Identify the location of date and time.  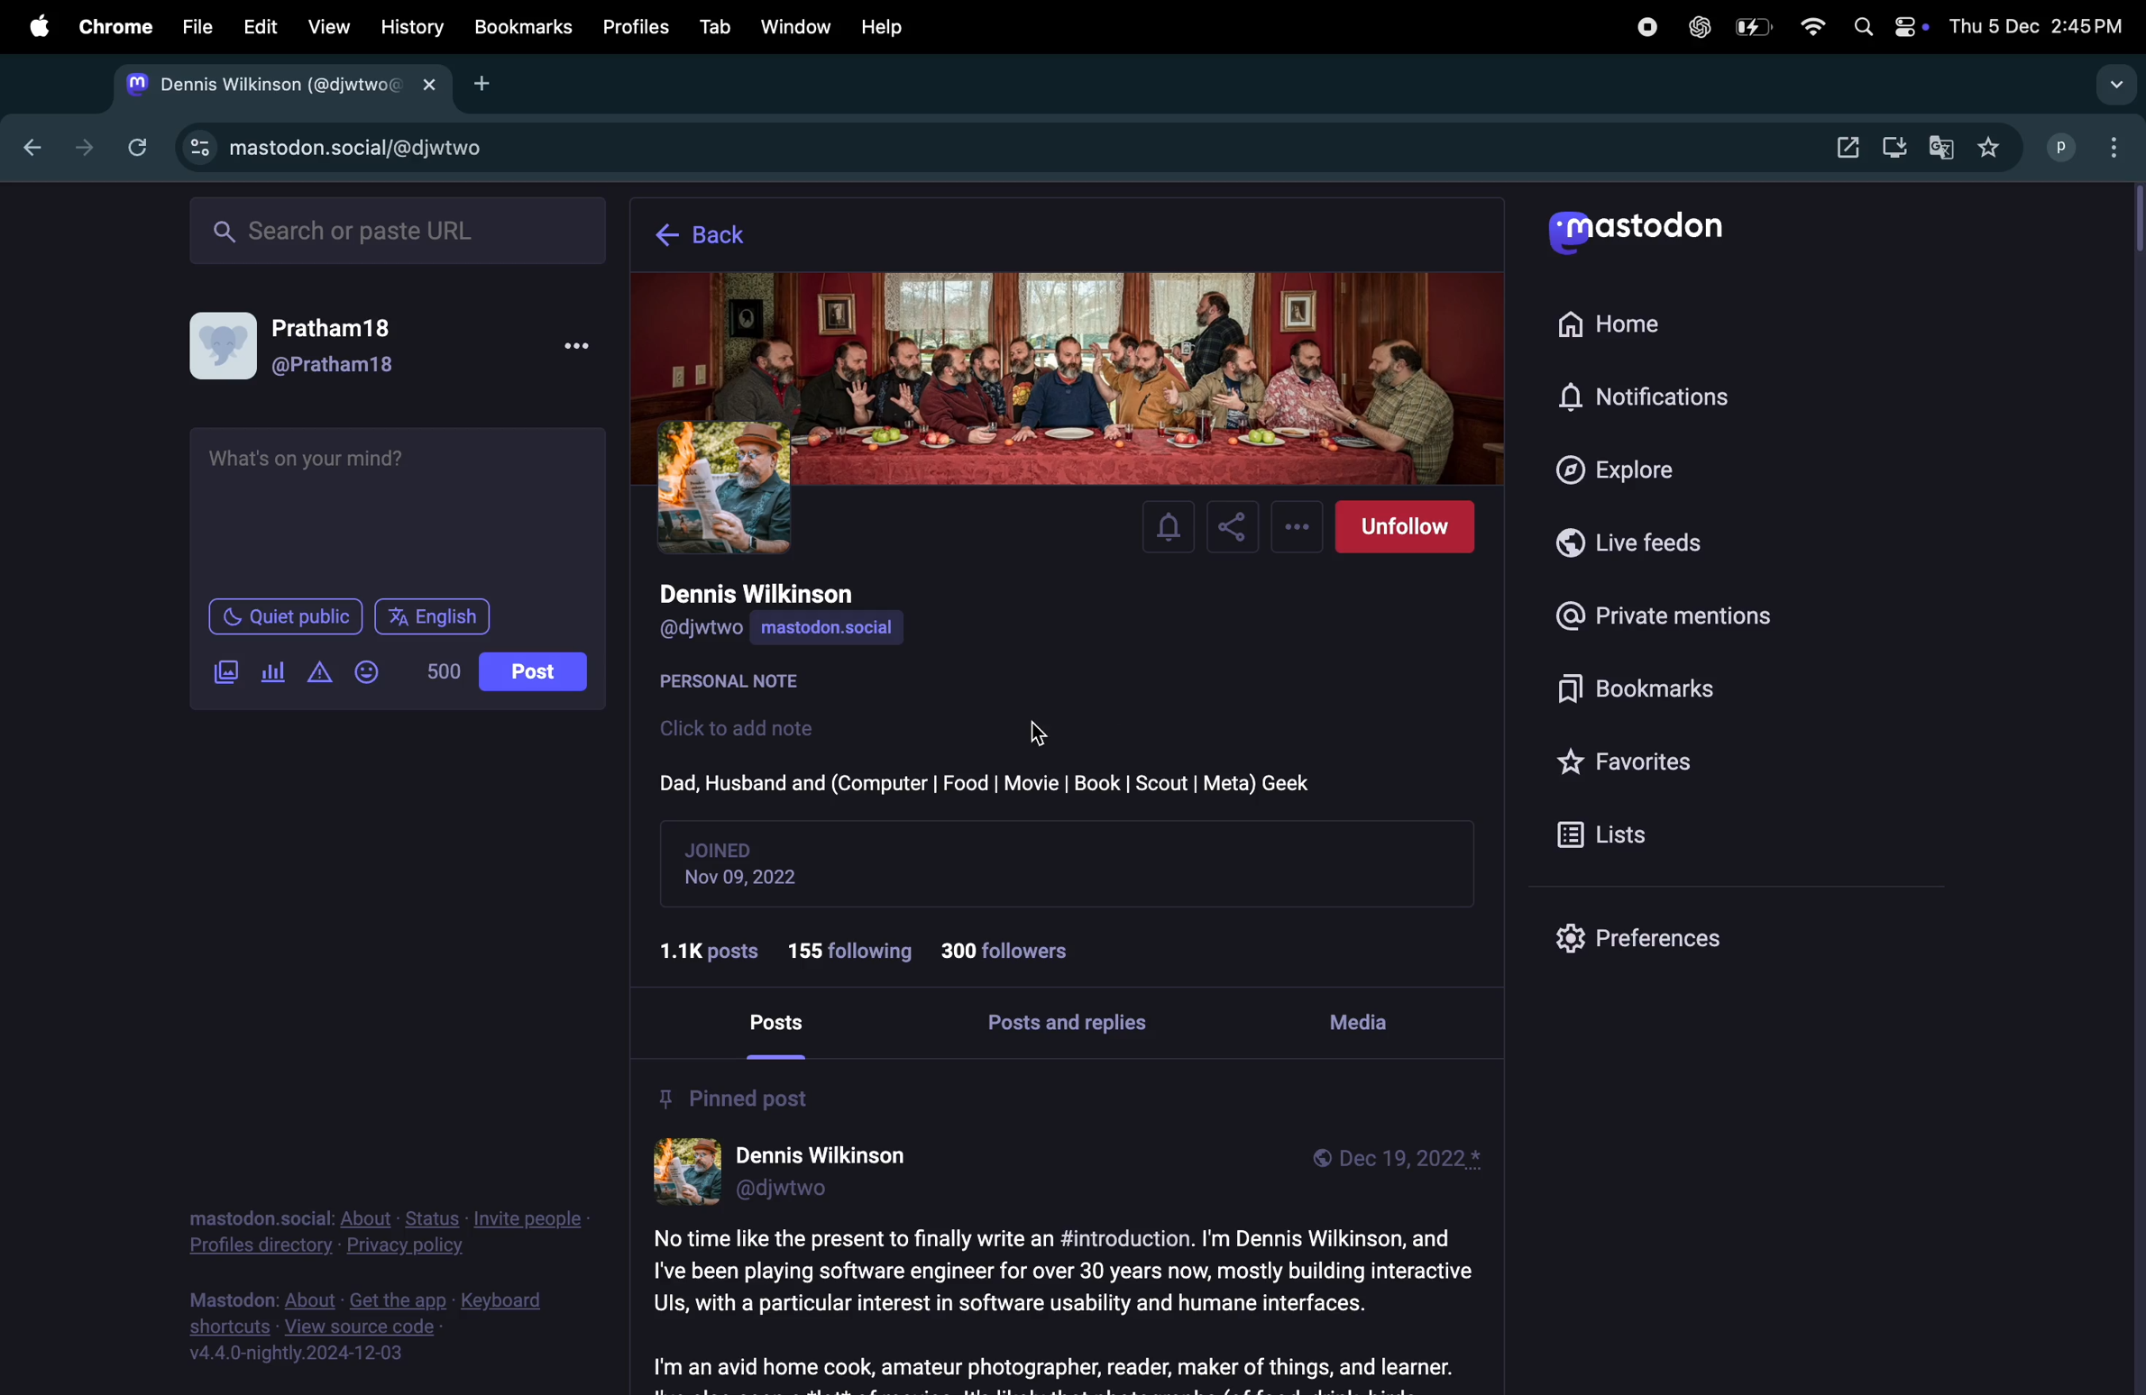
(2041, 28).